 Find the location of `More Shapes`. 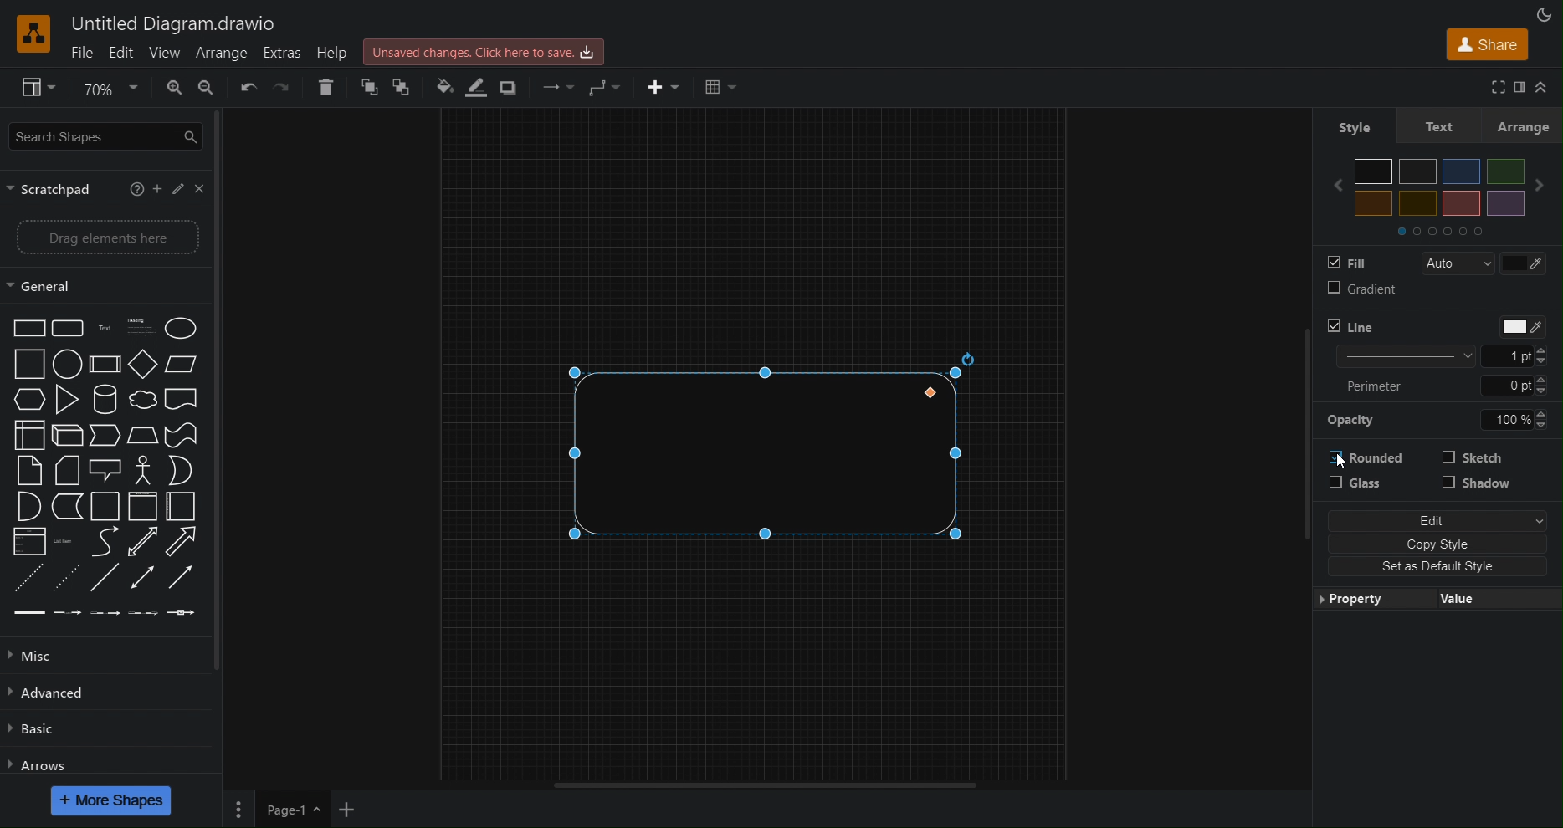

More Shapes is located at coordinates (112, 800).